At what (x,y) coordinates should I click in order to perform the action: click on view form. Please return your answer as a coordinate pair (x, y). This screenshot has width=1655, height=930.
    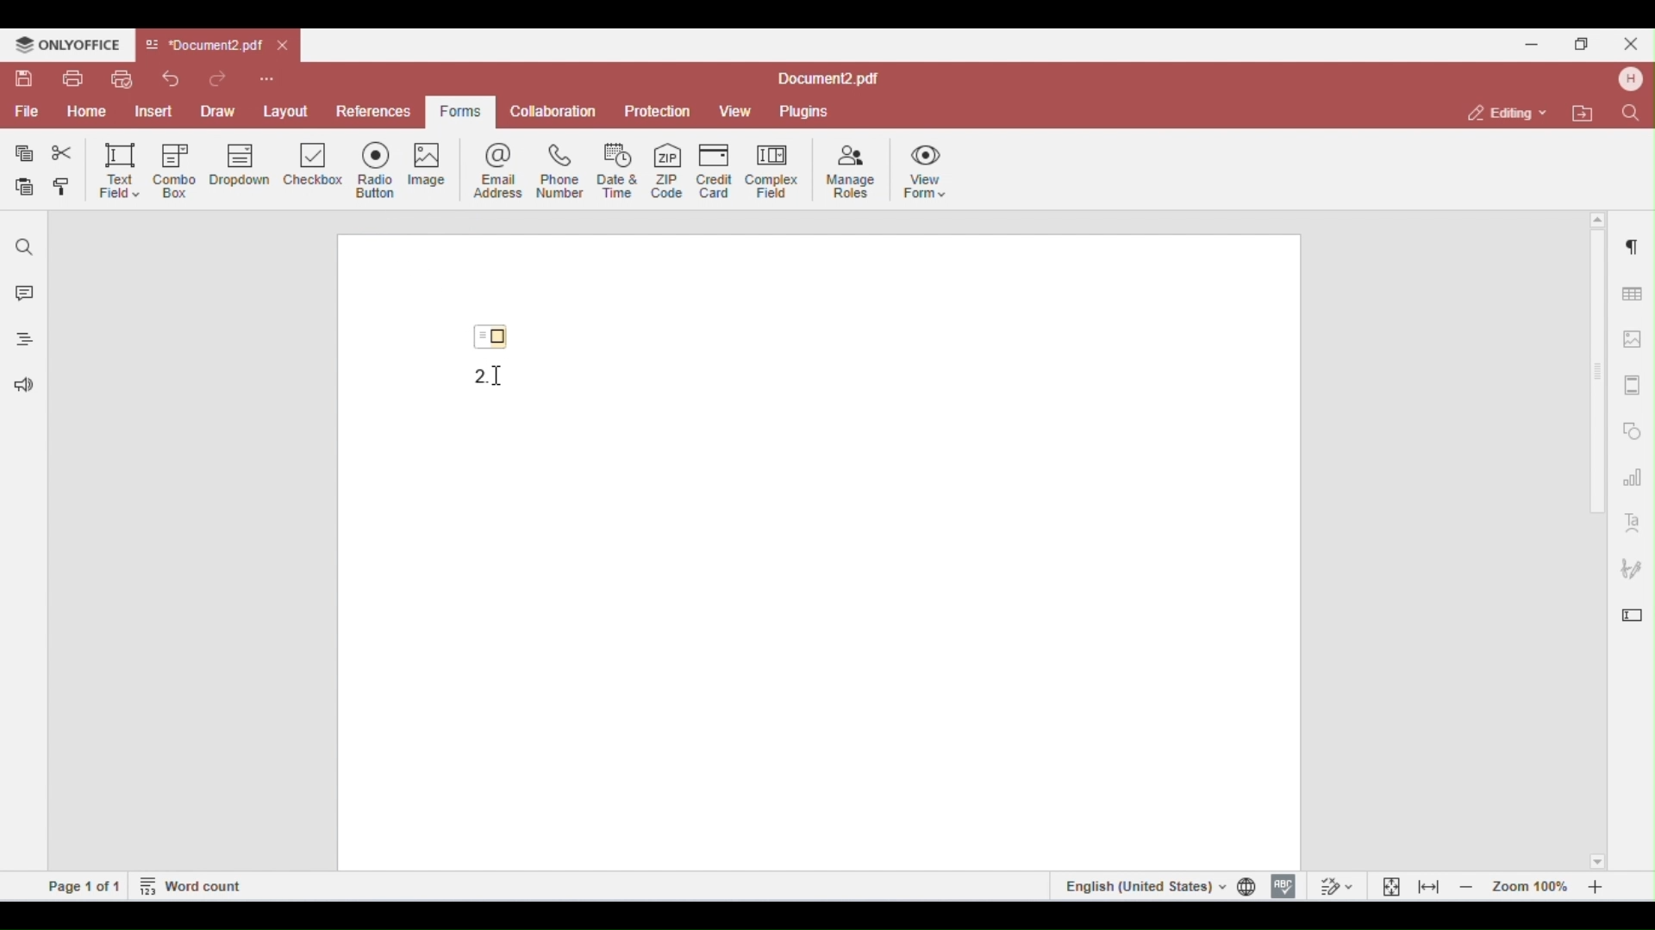
    Looking at the image, I should click on (929, 170).